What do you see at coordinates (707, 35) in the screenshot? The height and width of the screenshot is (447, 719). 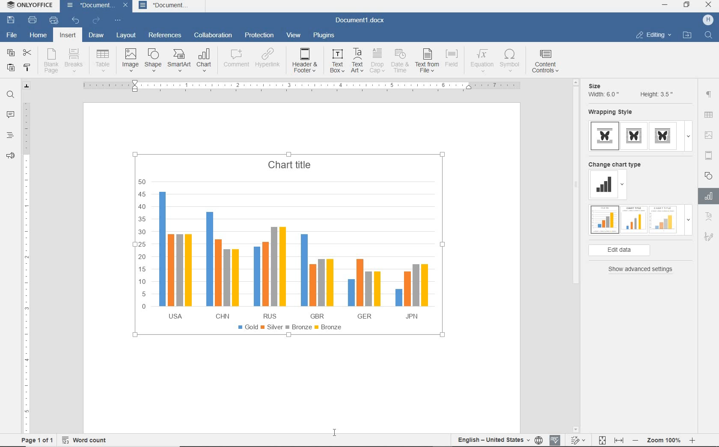 I see `find` at bounding box center [707, 35].